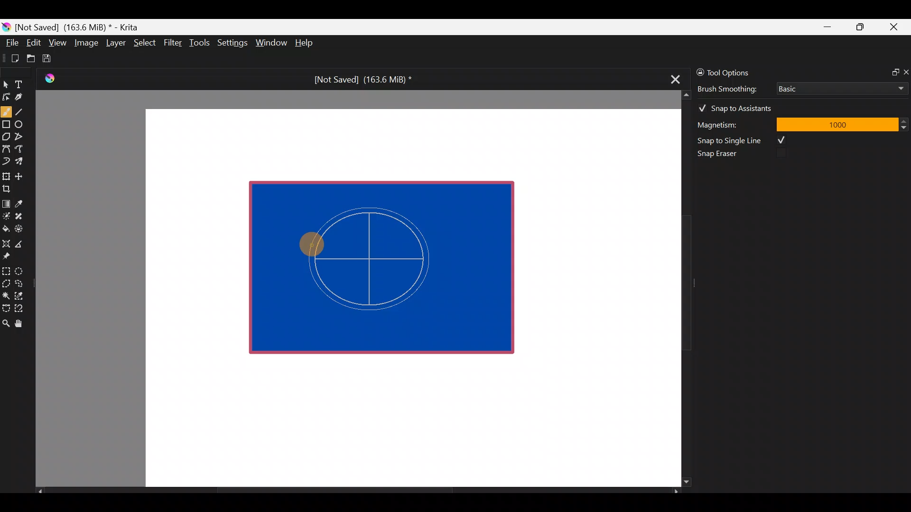 The image size is (911, 512). What do you see at coordinates (306, 44) in the screenshot?
I see `Help` at bounding box center [306, 44].